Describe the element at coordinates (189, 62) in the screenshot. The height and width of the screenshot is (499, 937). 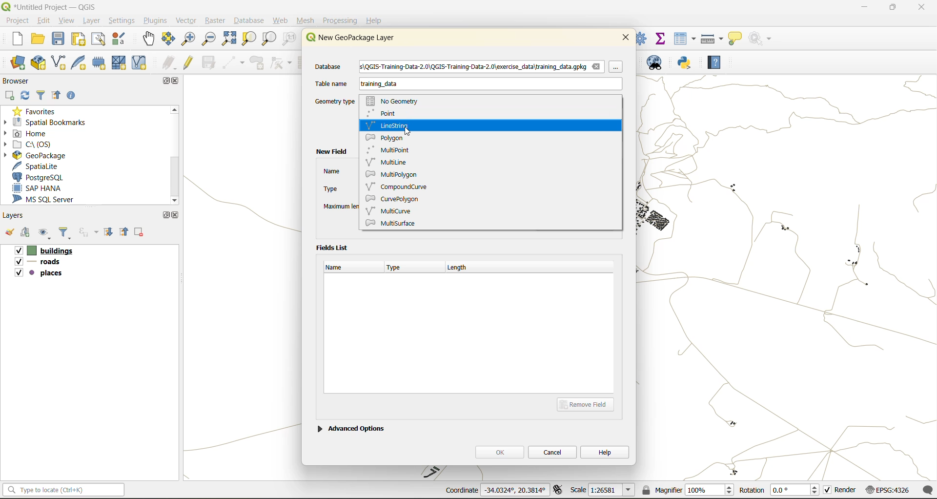
I see `toggle edits` at that location.